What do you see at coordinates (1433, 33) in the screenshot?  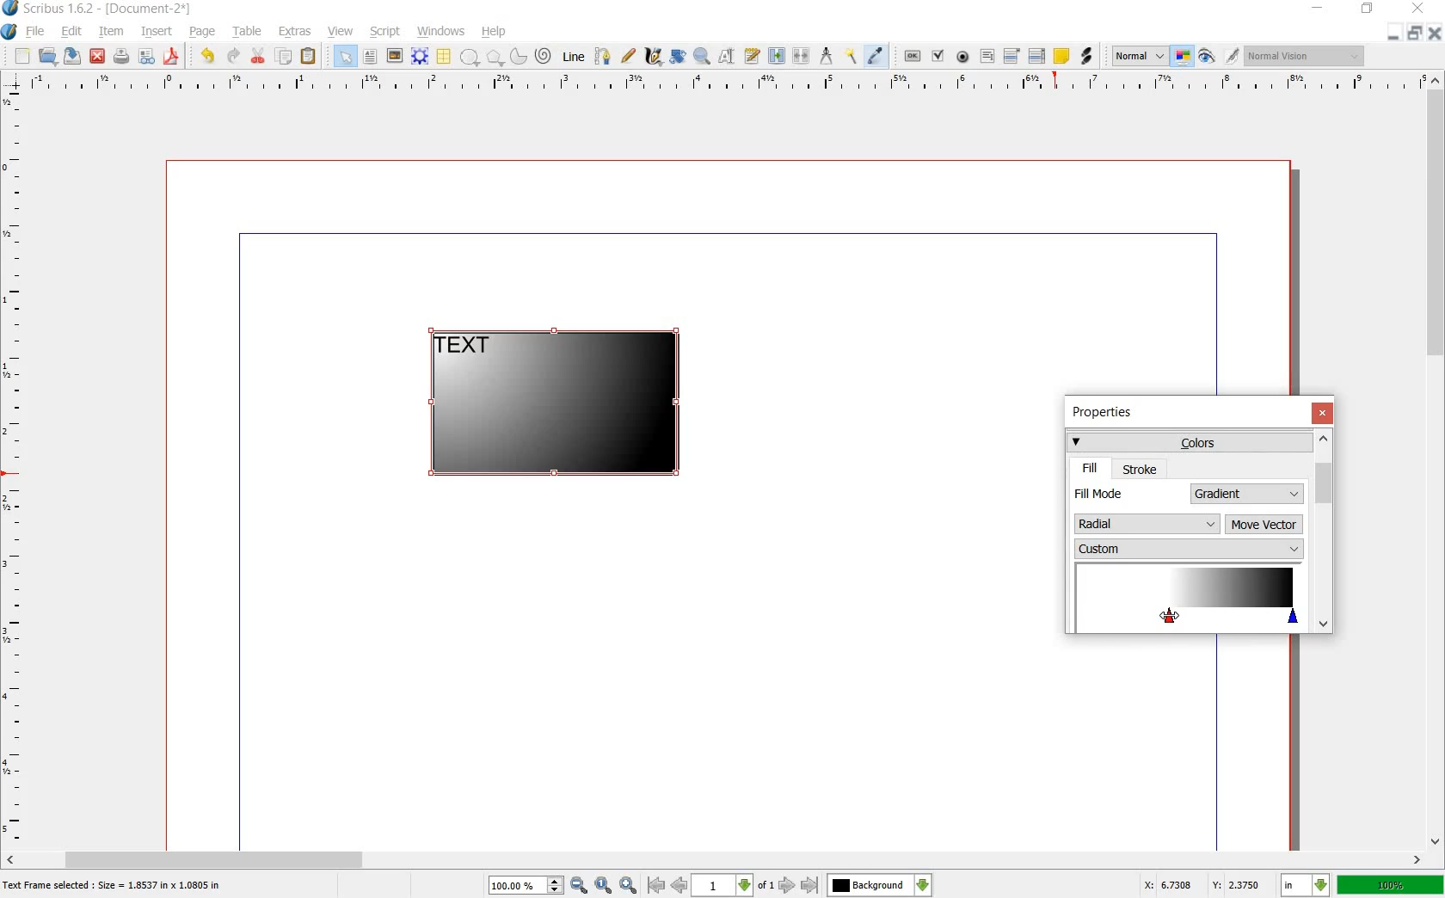 I see `close` at bounding box center [1433, 33].